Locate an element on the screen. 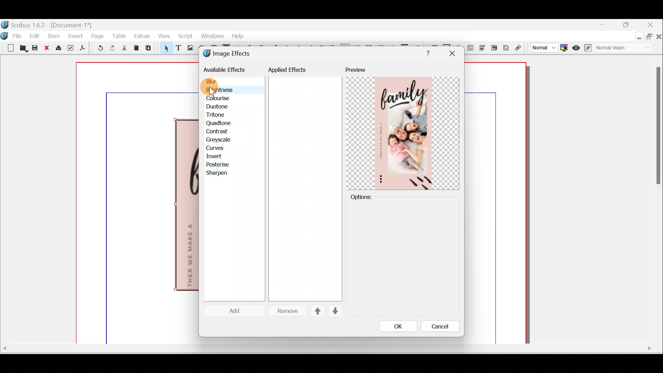 The width and height of the screenshot is (663, 373). Image frame is located at coordinates (189, 49).